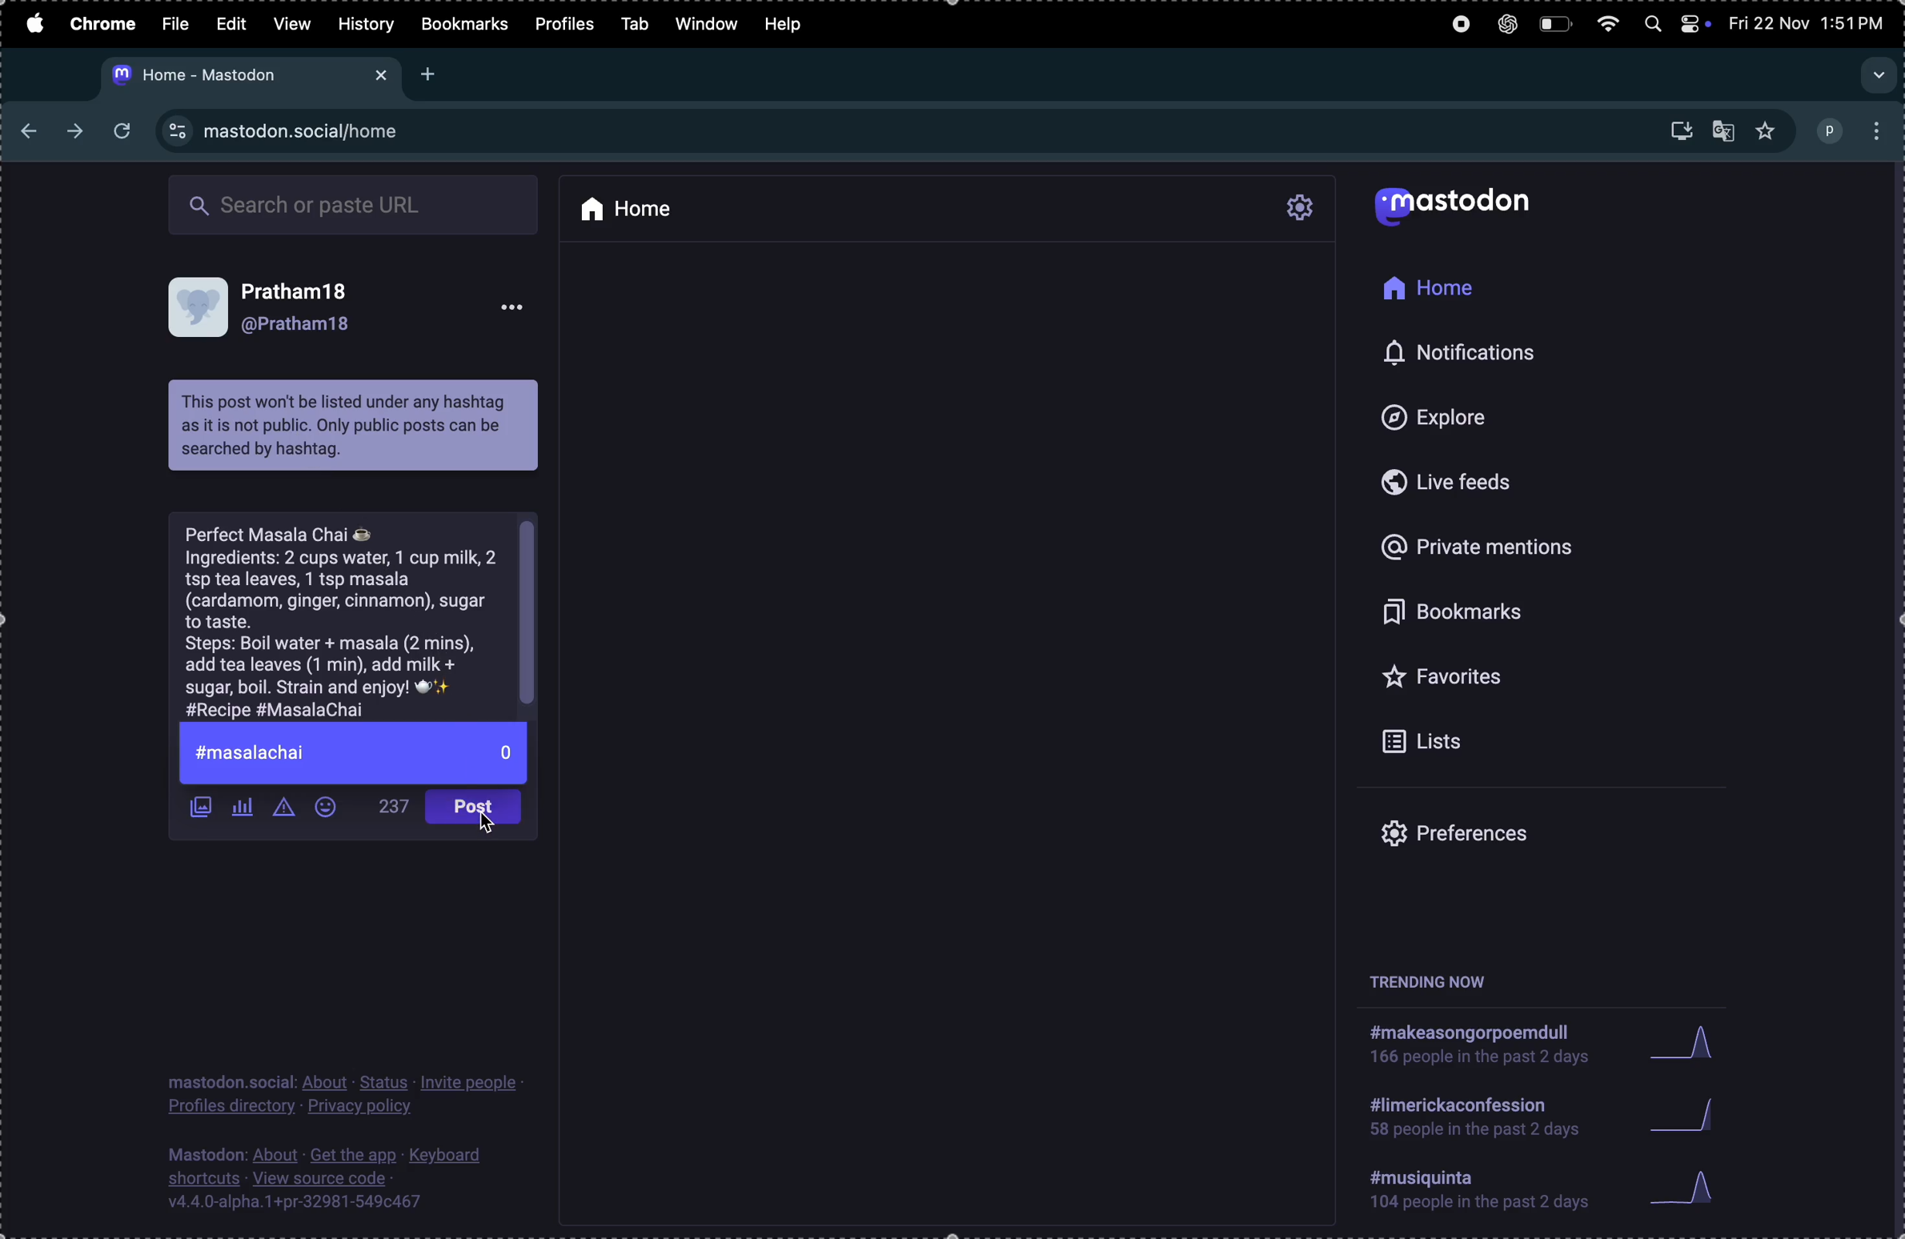 The image size is (1905, 1239). I want to click on wifi, so click(1606, 24).